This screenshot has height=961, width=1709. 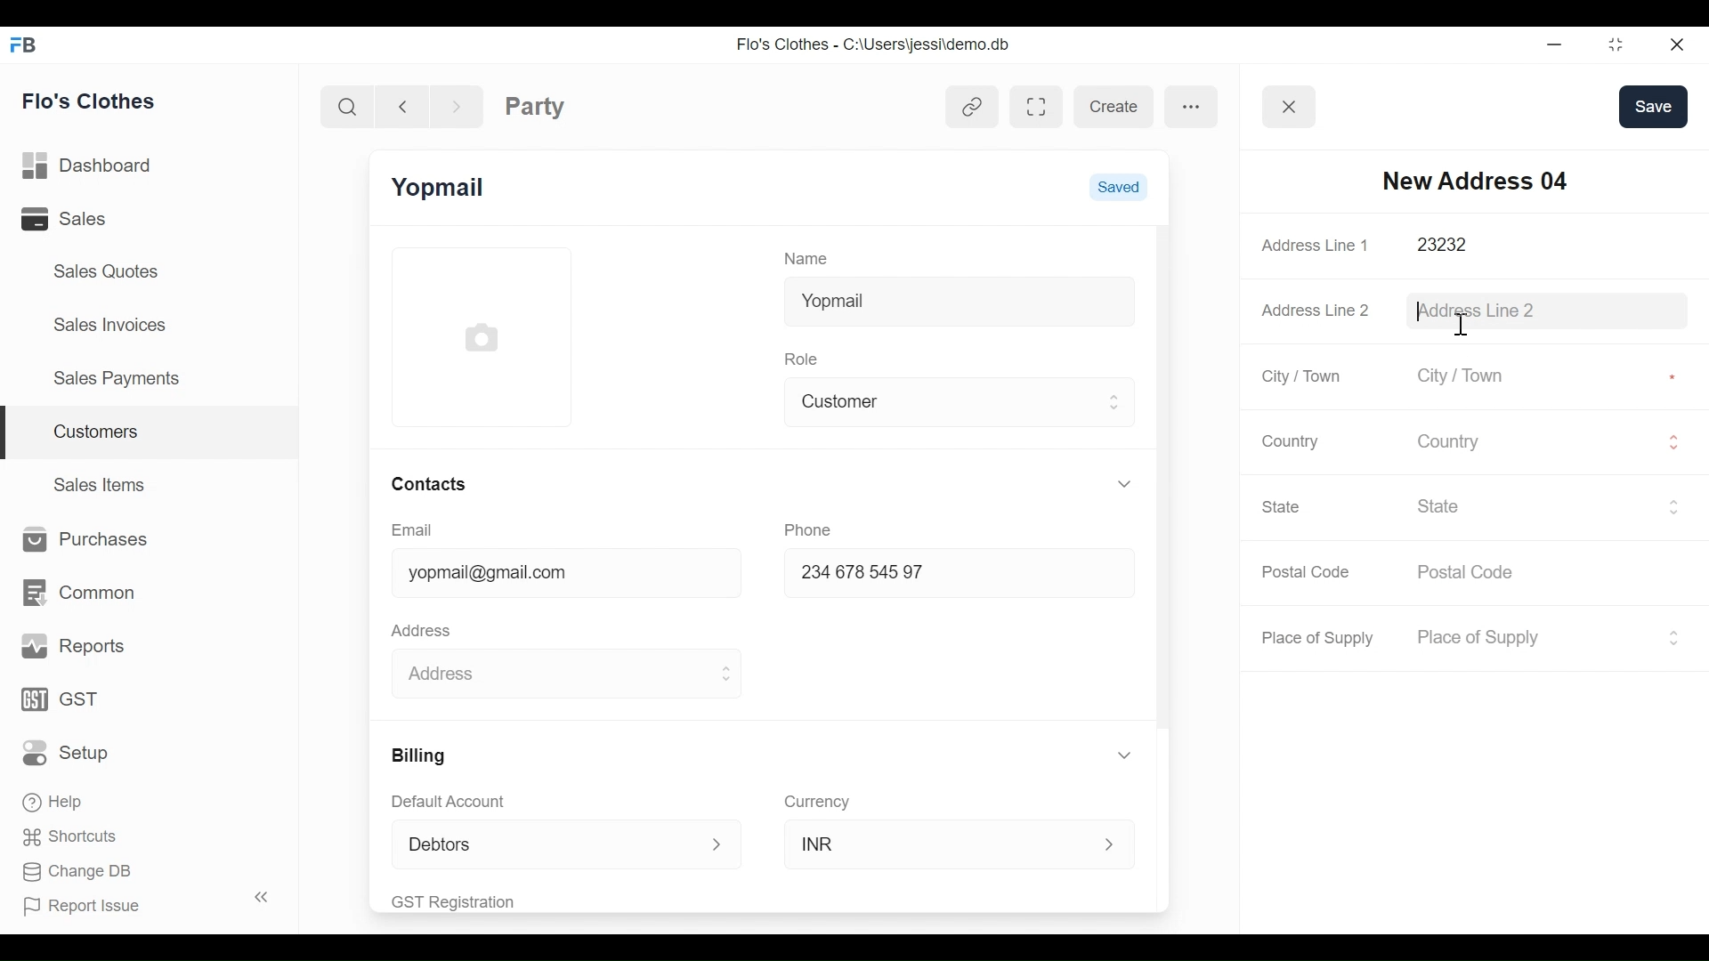 What do you see at coordinates (551, 575) in the screenshot?
I see `yopmail@gmail.com` at bounding box center [551, 575].